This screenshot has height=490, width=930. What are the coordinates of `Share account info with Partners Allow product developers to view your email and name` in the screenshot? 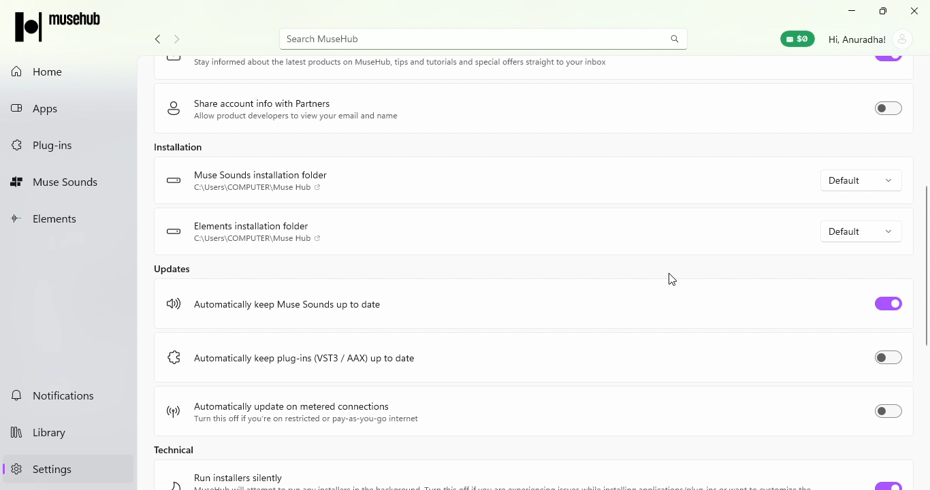 It's located at (300, 111).